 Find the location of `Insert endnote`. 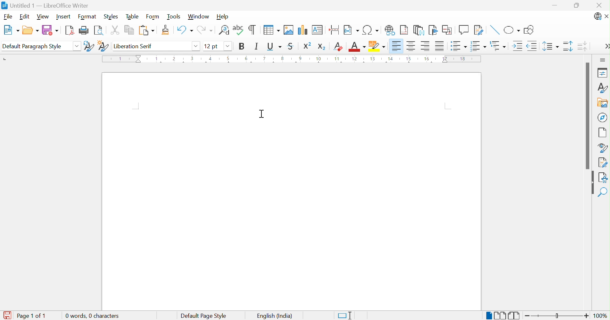

Insert endnote is located at coordinates (420, 30).